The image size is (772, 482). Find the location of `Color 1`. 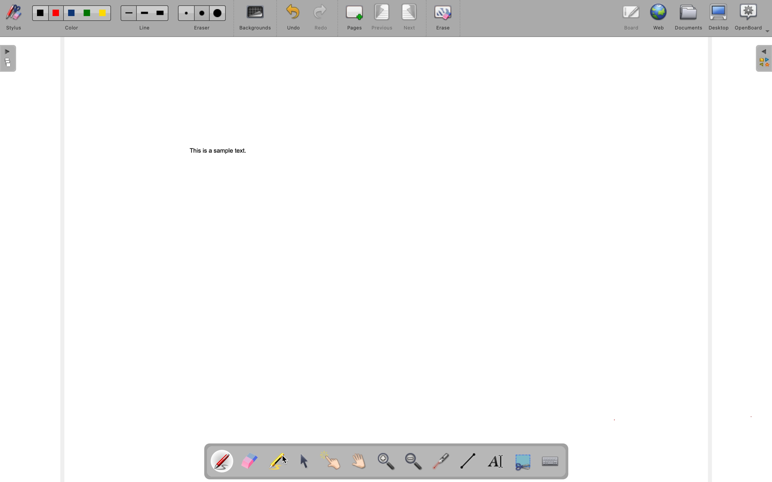

Color 1 is located at coordinates (41, 13).